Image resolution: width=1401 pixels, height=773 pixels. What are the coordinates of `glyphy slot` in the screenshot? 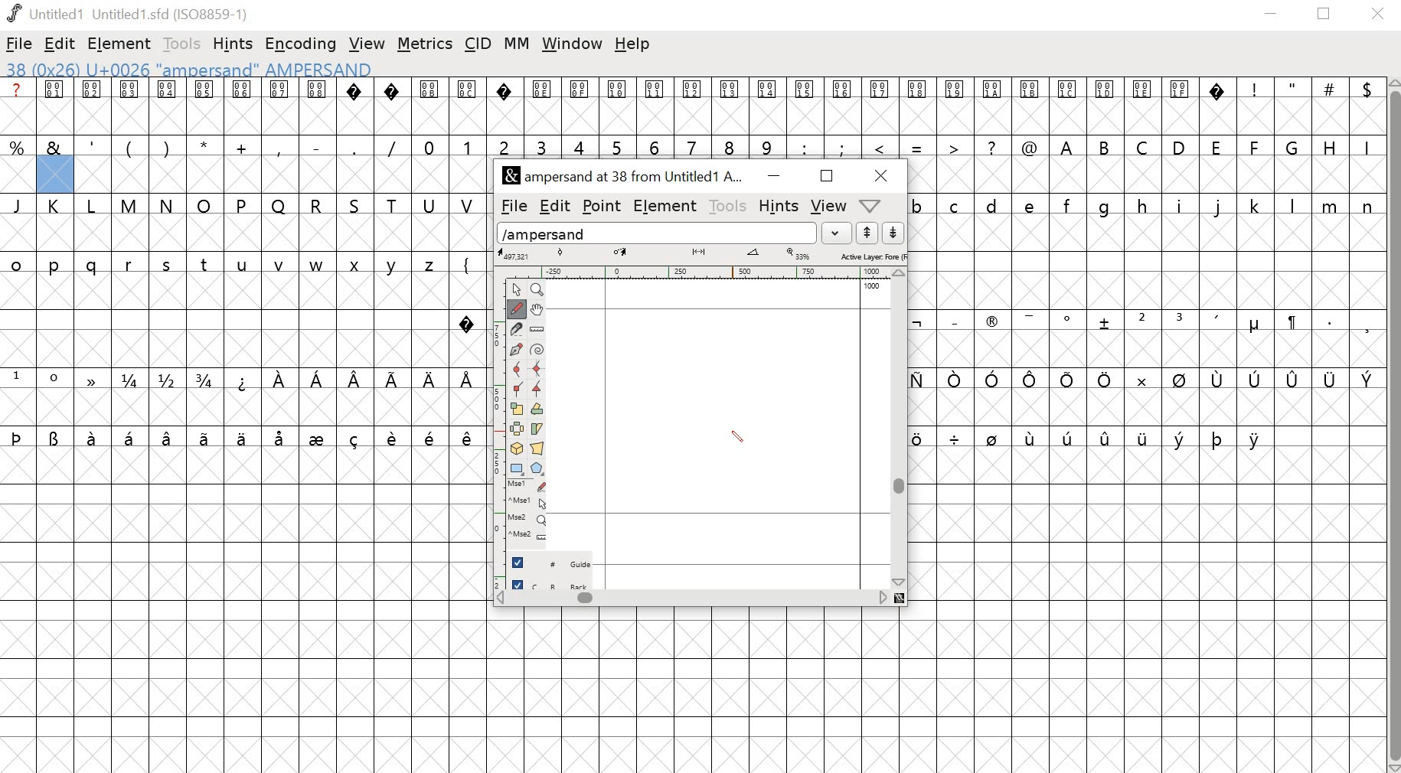 It's located at (55, 175).